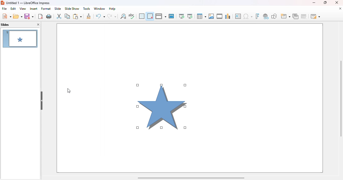 The image size is (343, 180). Describe the element at coordinates (67, 16) in the screenshot. I see `copy` at that location.